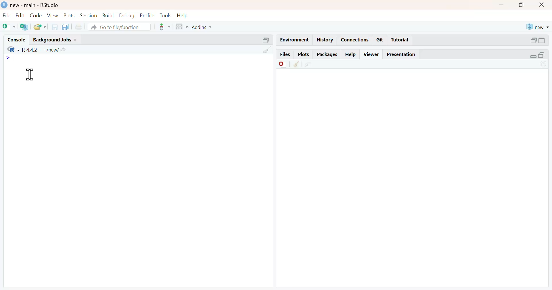  I want to click on expand, so click(531, 56).